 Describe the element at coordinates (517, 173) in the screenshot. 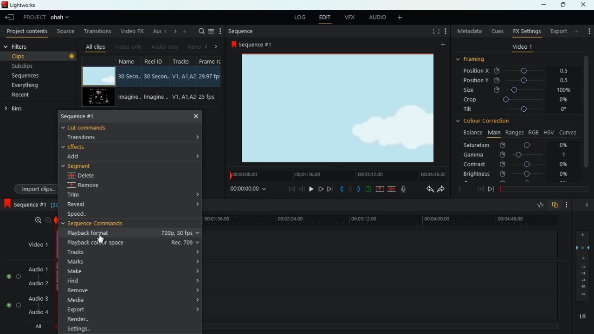

I see `brightness` at that location.